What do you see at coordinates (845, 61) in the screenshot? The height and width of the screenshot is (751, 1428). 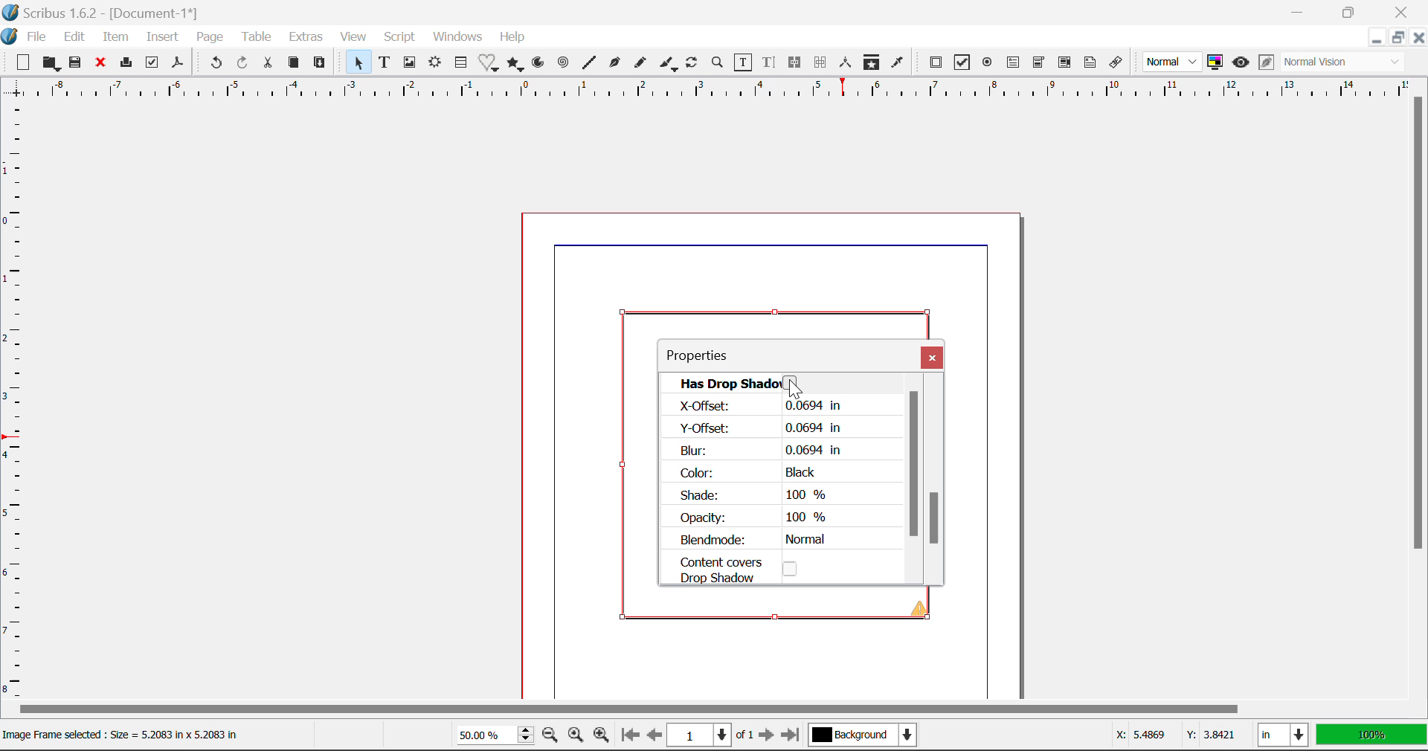 I see `Measurements` at bounding box center [845, 61].